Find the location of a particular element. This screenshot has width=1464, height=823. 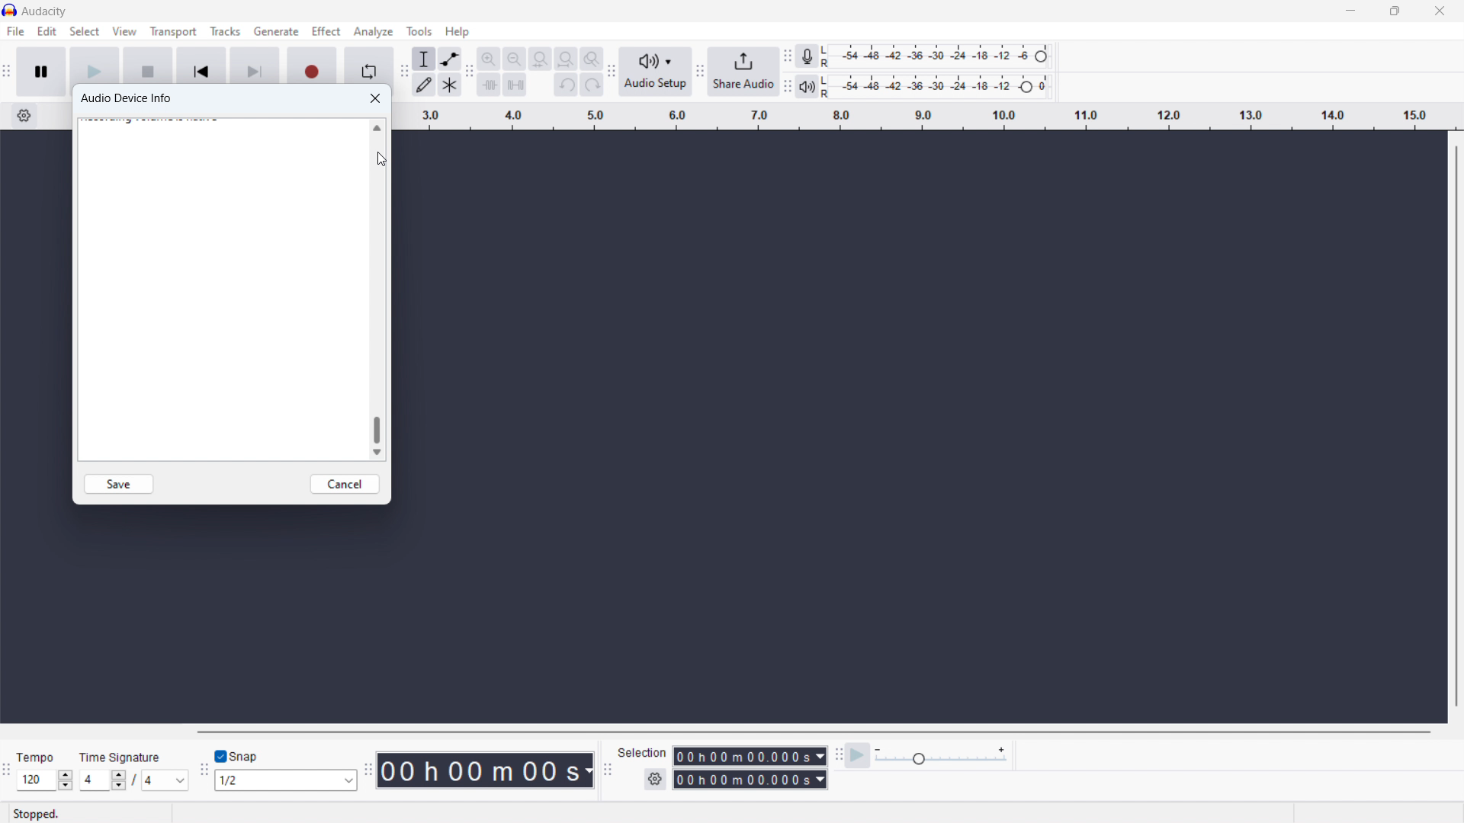

time signature toolbar is located at coordinates (7, 772).